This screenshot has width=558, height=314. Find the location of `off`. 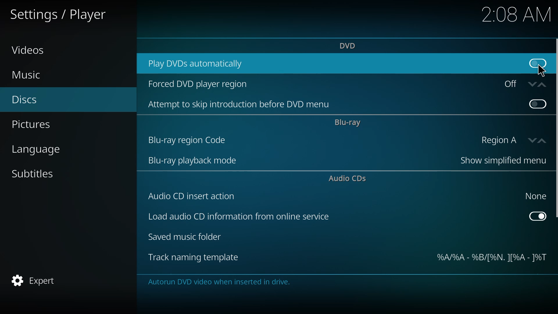

off is located at coordinates (522, 84).